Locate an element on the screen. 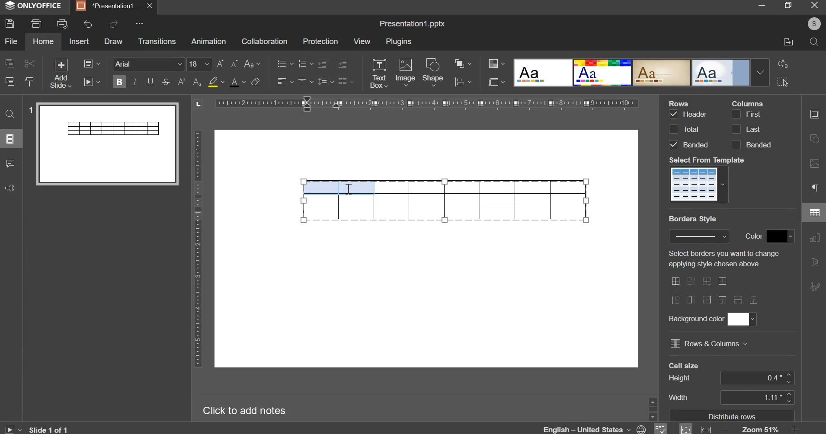 The width and height of the screenshot is (826, 434). Slide 1 of 1 is located at coordinates (36, 429).